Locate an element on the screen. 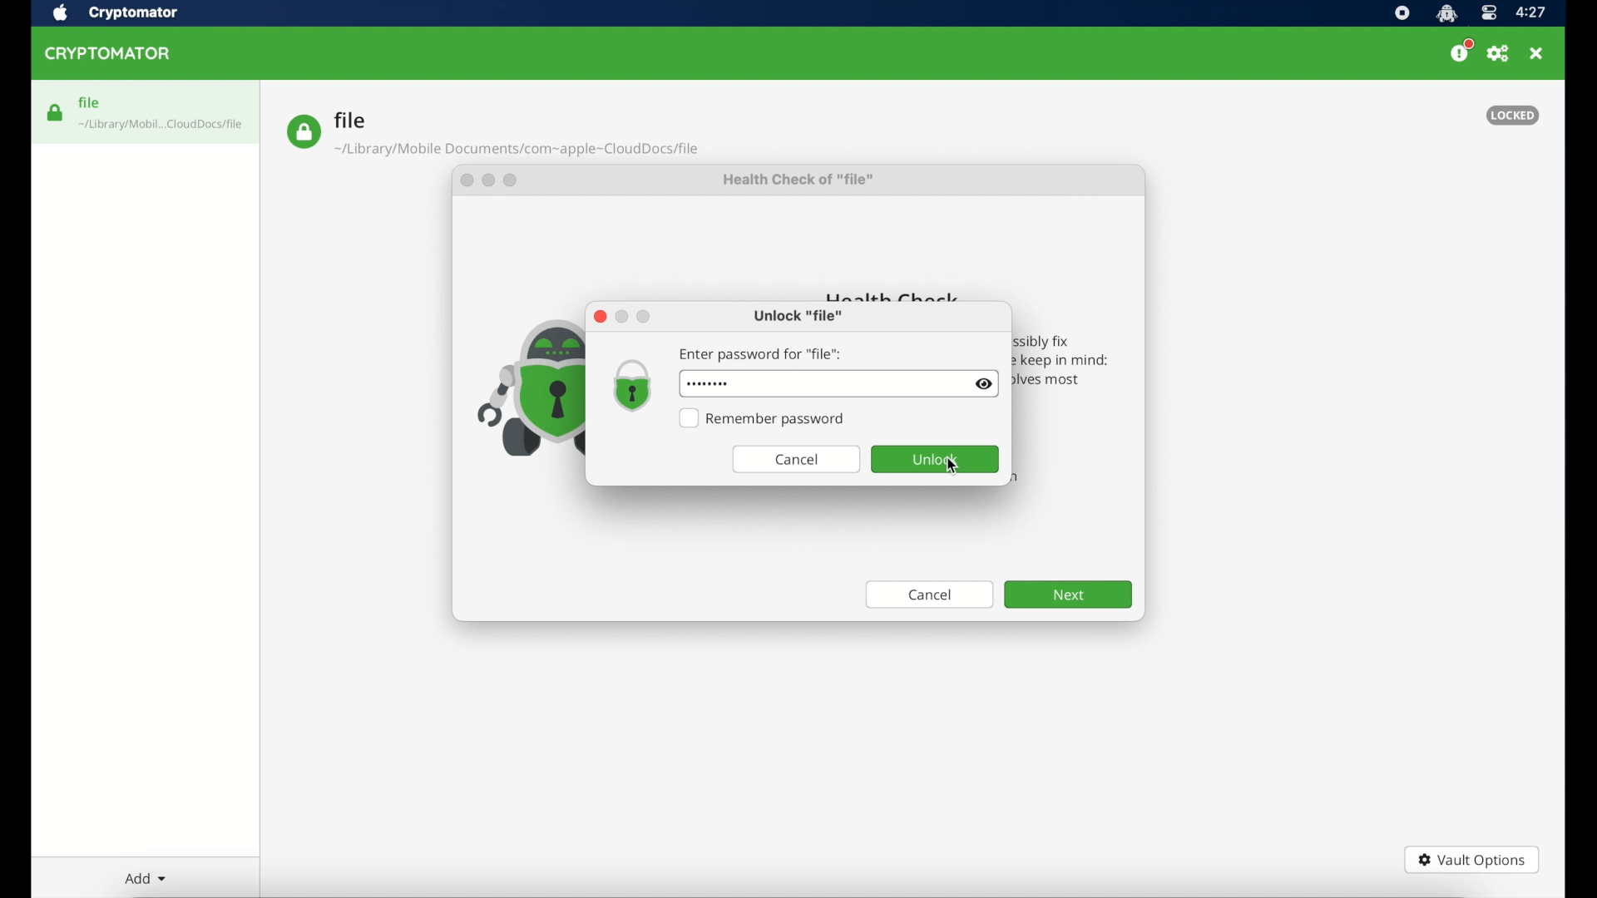 This screenshot has height=898, width=1597. unlock is located at coordinates (934, 459).